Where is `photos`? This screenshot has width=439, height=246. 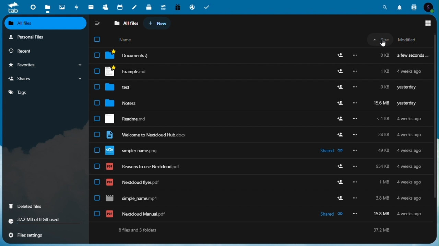
photos is located at coordinates (61, 7).